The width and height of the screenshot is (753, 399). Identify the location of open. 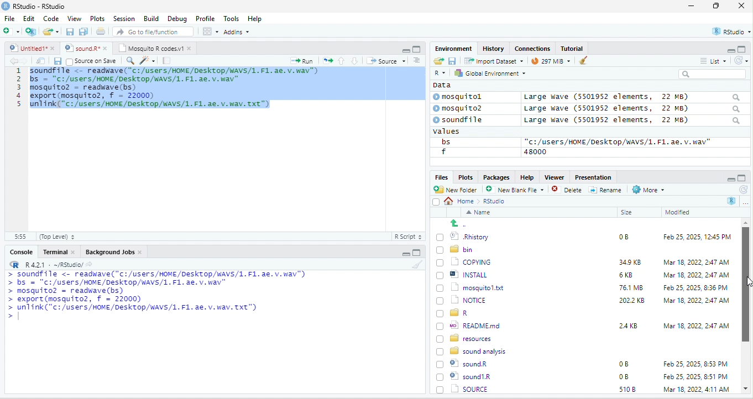
(102, 33).